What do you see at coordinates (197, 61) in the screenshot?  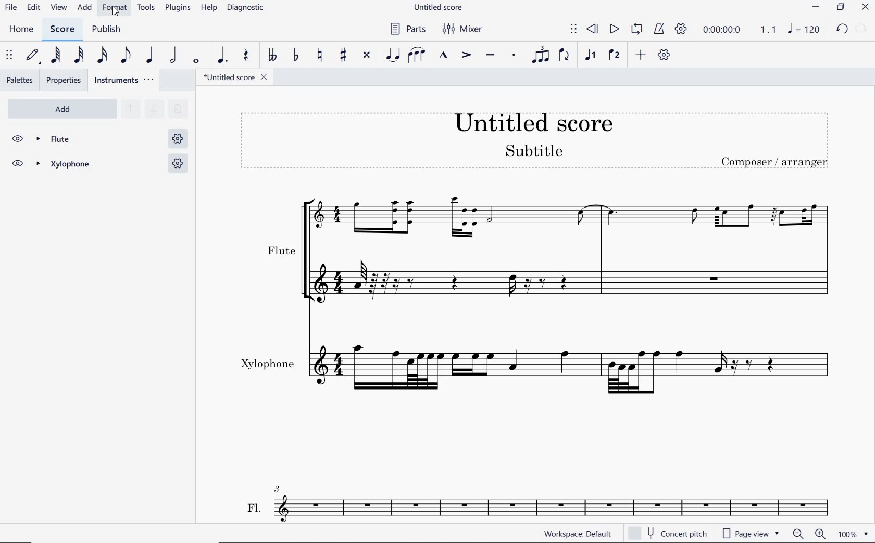 I see `WHOLE NOTE` at bounding box center [197, 61].